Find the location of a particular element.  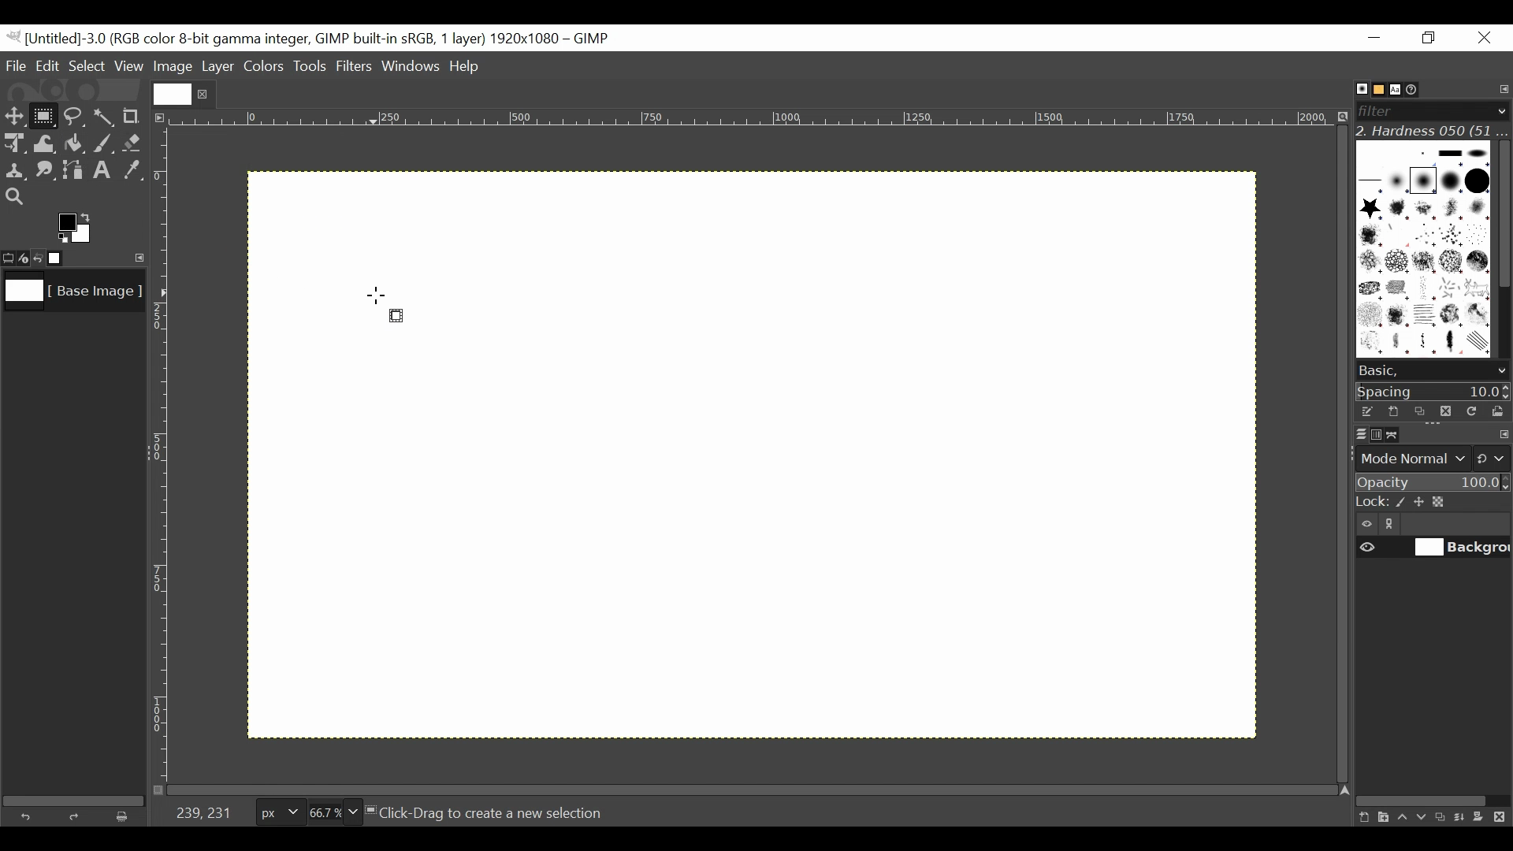

Clone tool is located at coordinates (15, 171).